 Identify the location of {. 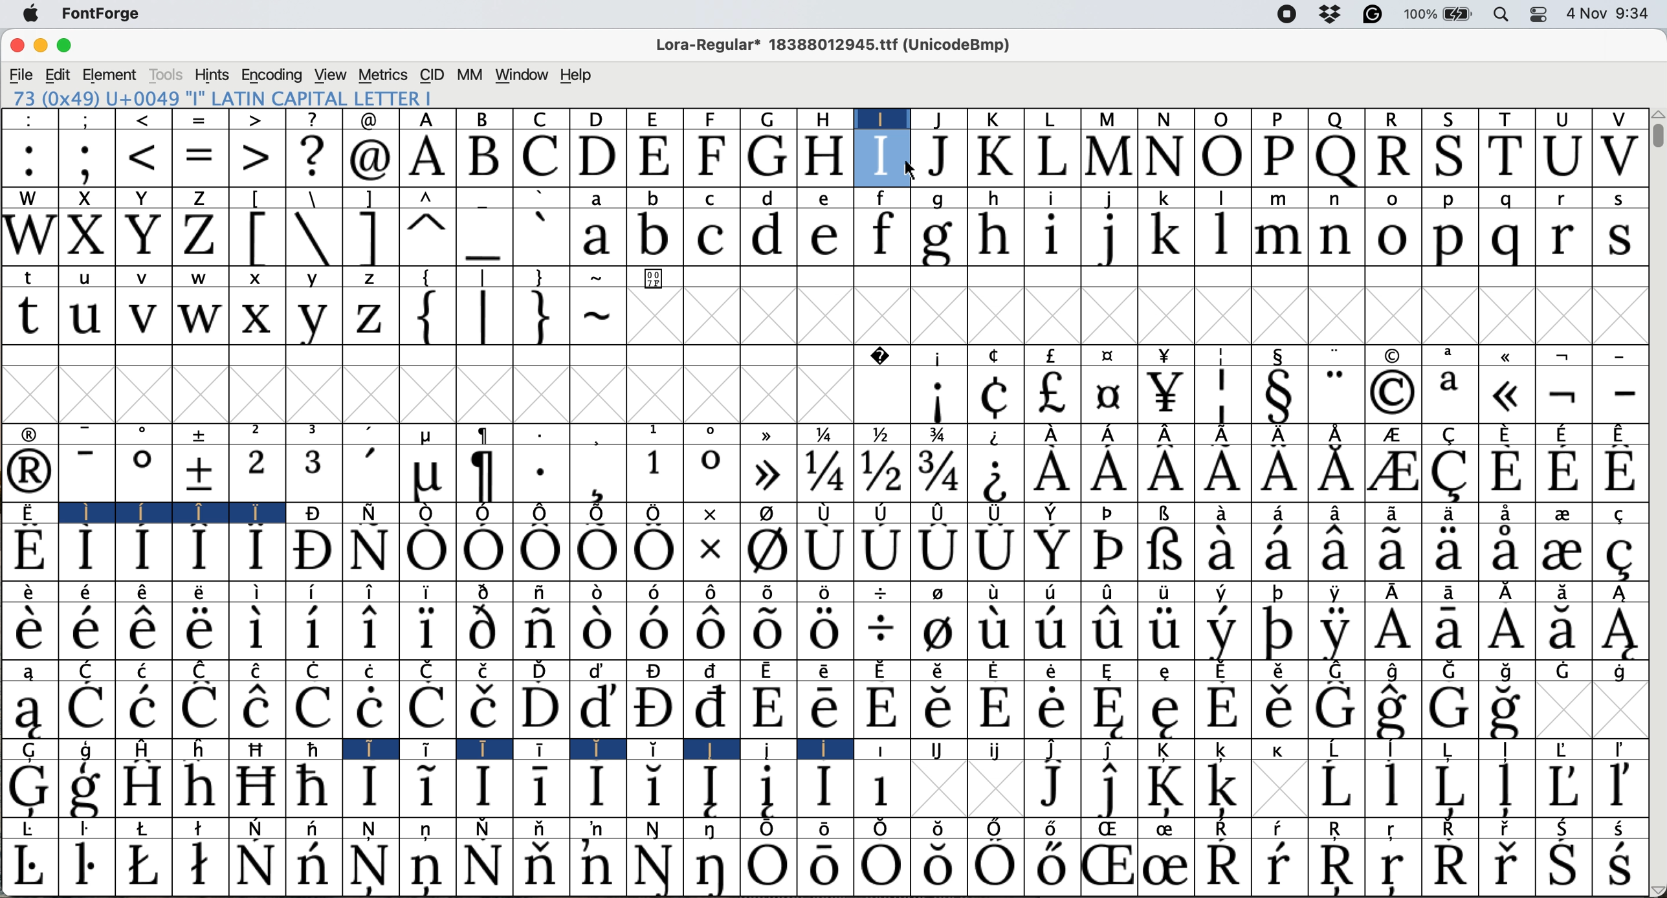
(425, 317).